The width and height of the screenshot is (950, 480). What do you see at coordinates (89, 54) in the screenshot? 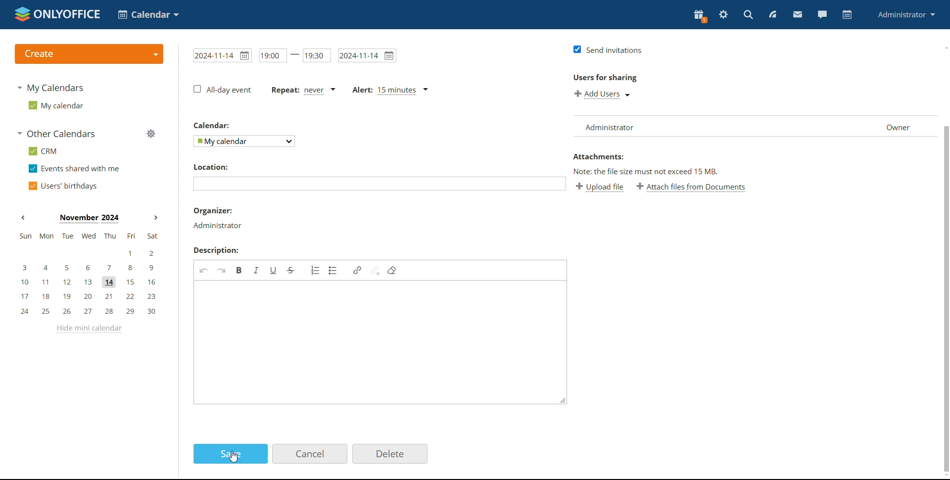
I see `create` at bounding box center [89, 54].